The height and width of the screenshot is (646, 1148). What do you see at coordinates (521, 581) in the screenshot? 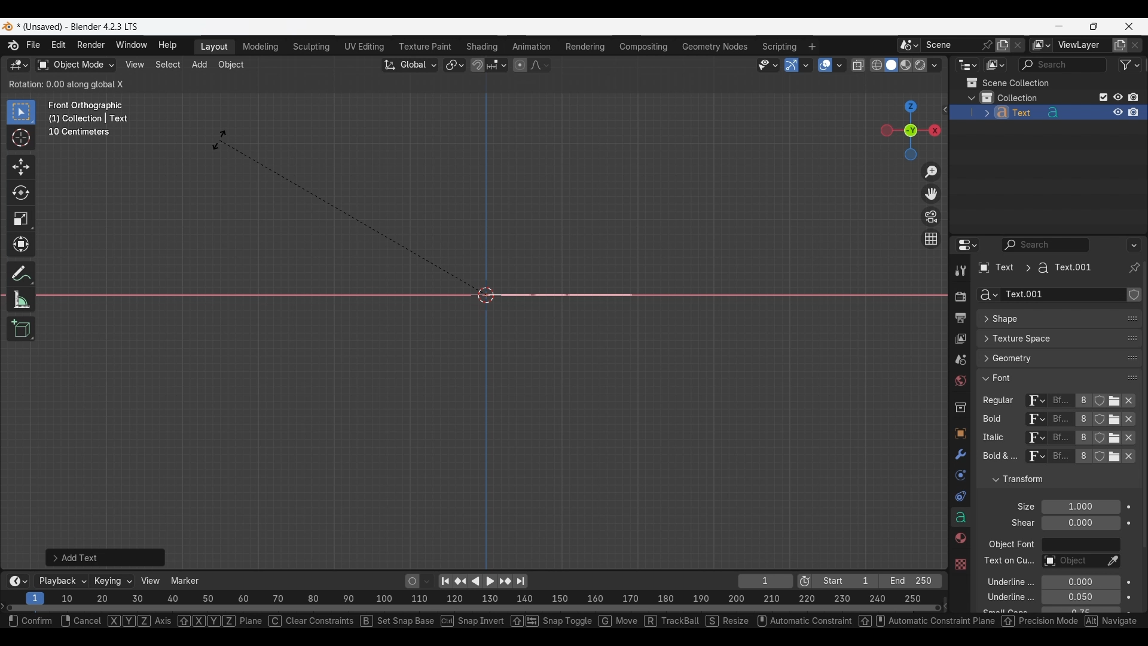
I see `Jump to end point` at bounding box center [521, 581].